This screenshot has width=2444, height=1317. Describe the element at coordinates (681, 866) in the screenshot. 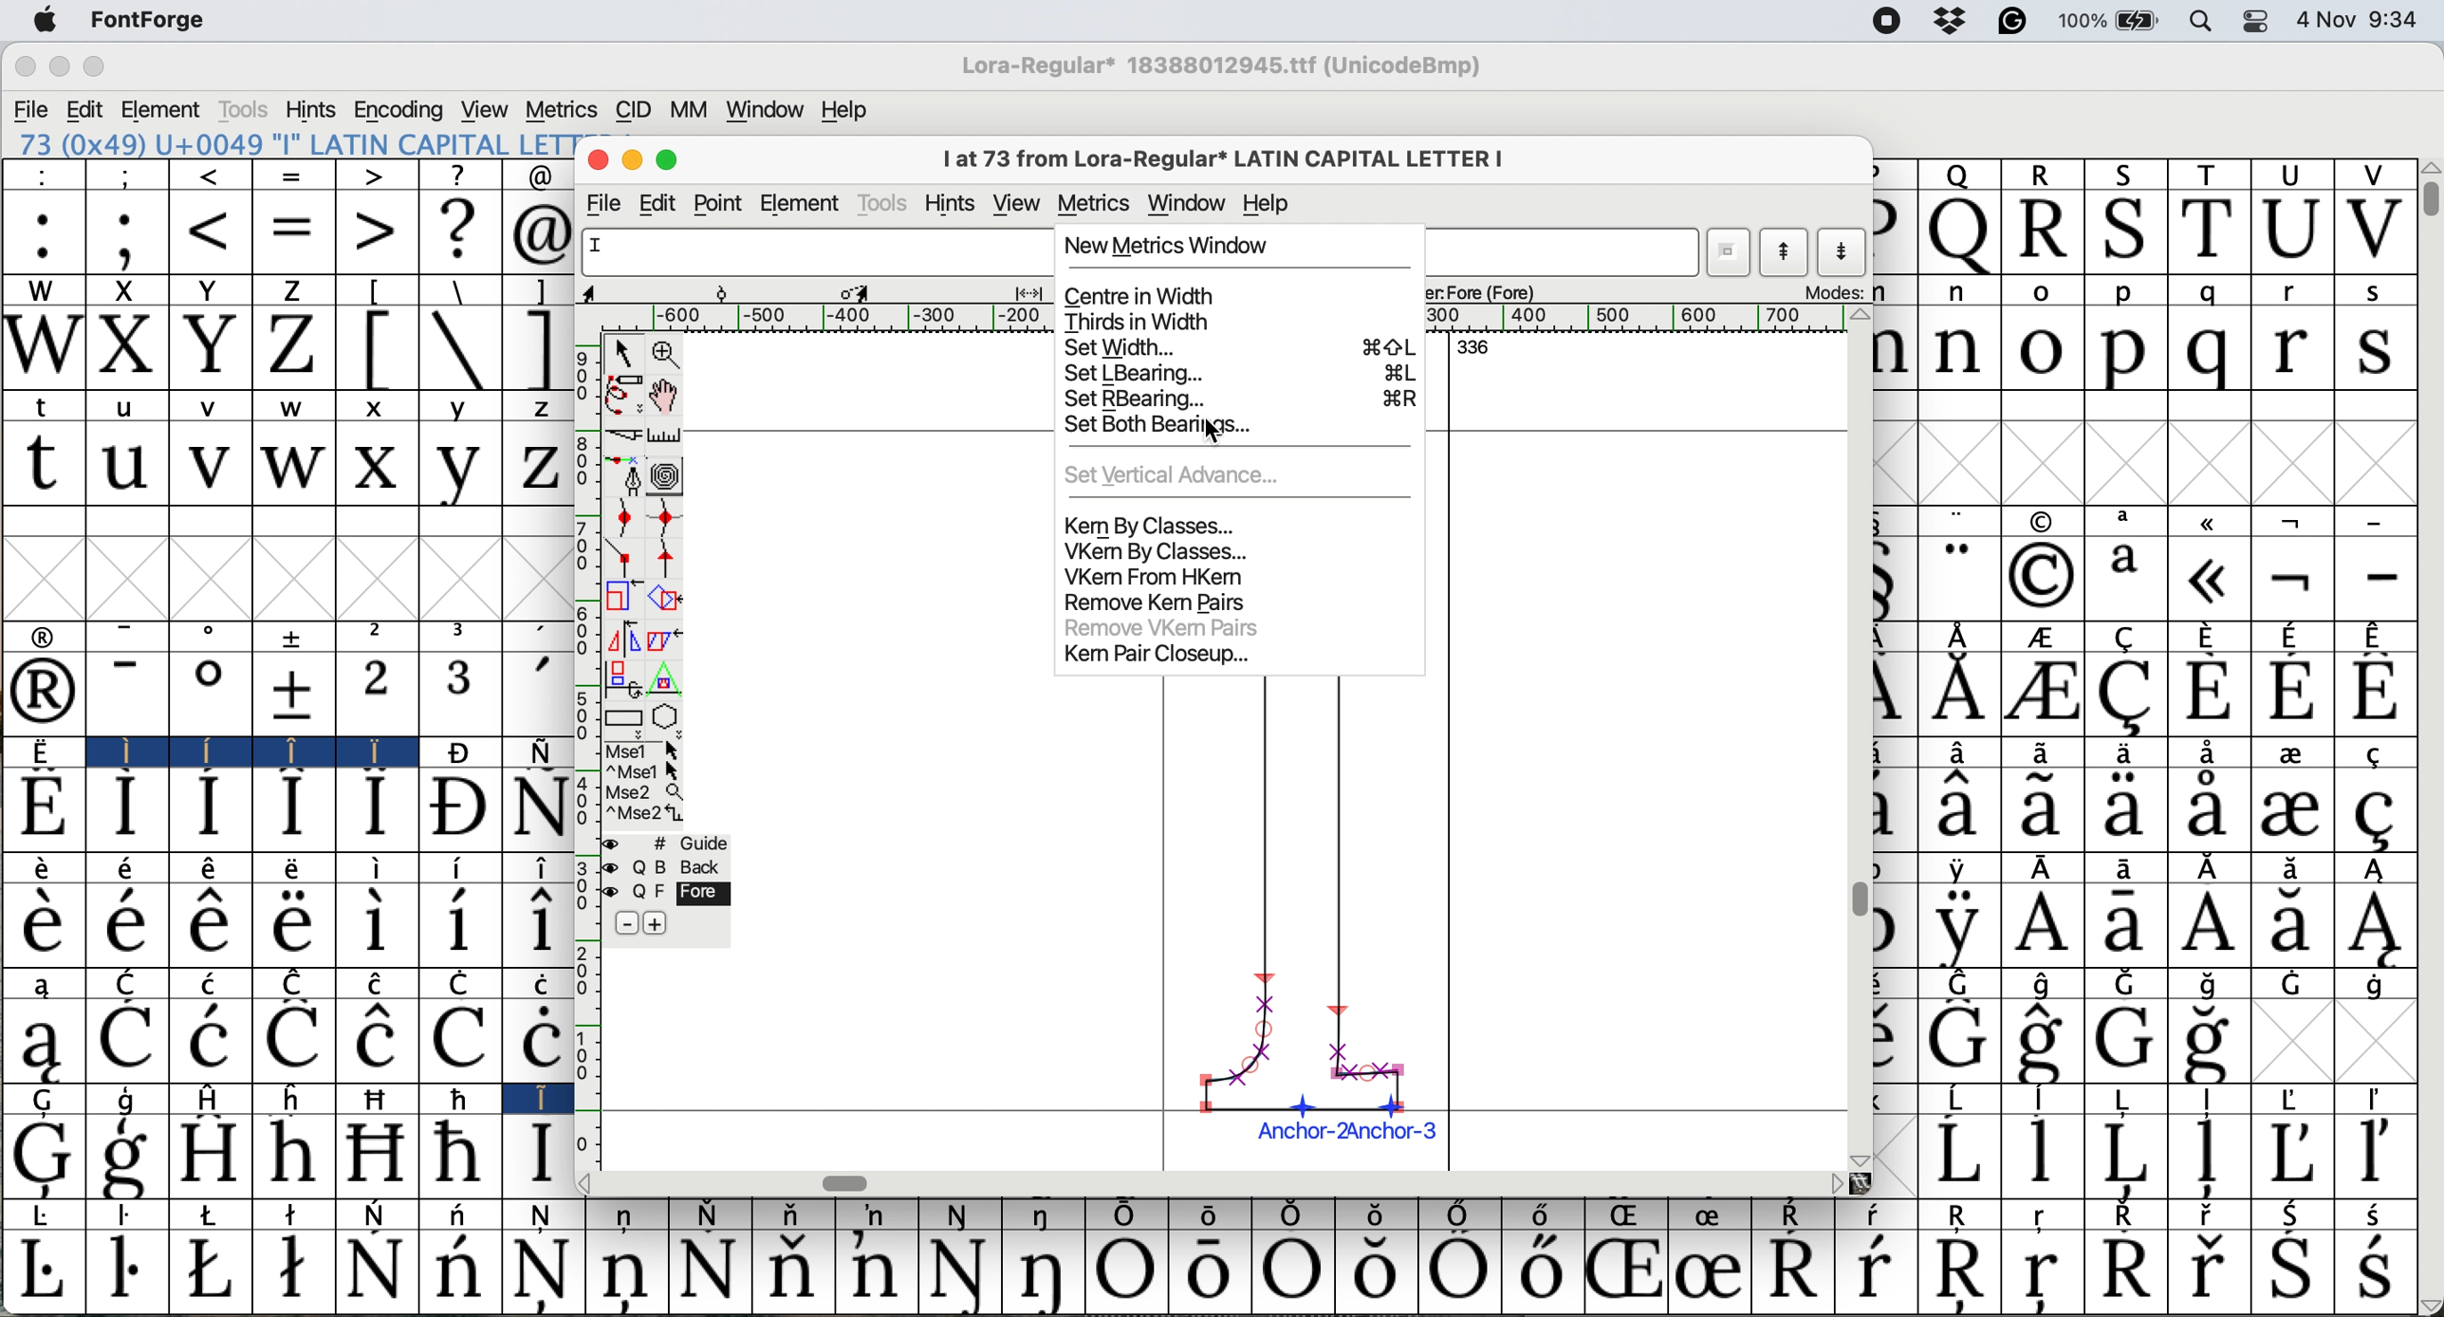

I see `back` at that location.